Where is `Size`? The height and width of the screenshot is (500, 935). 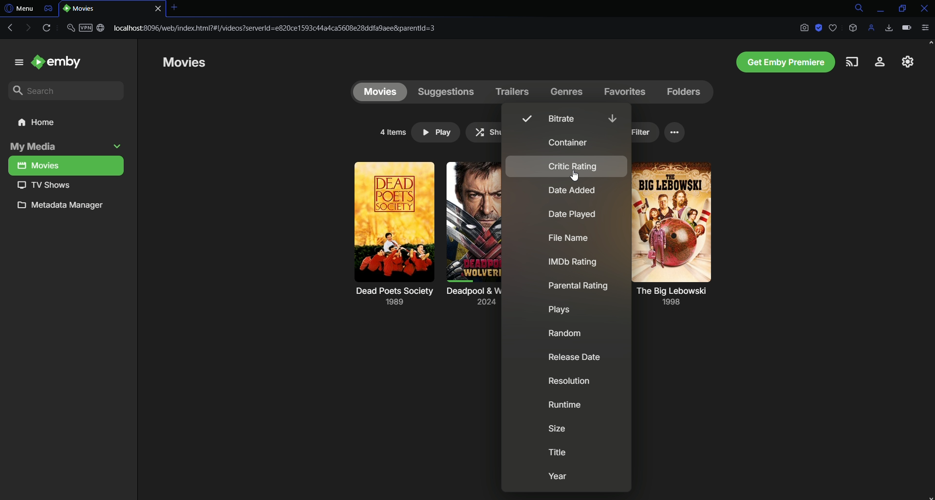 Size is located at coordinates (560, 432).